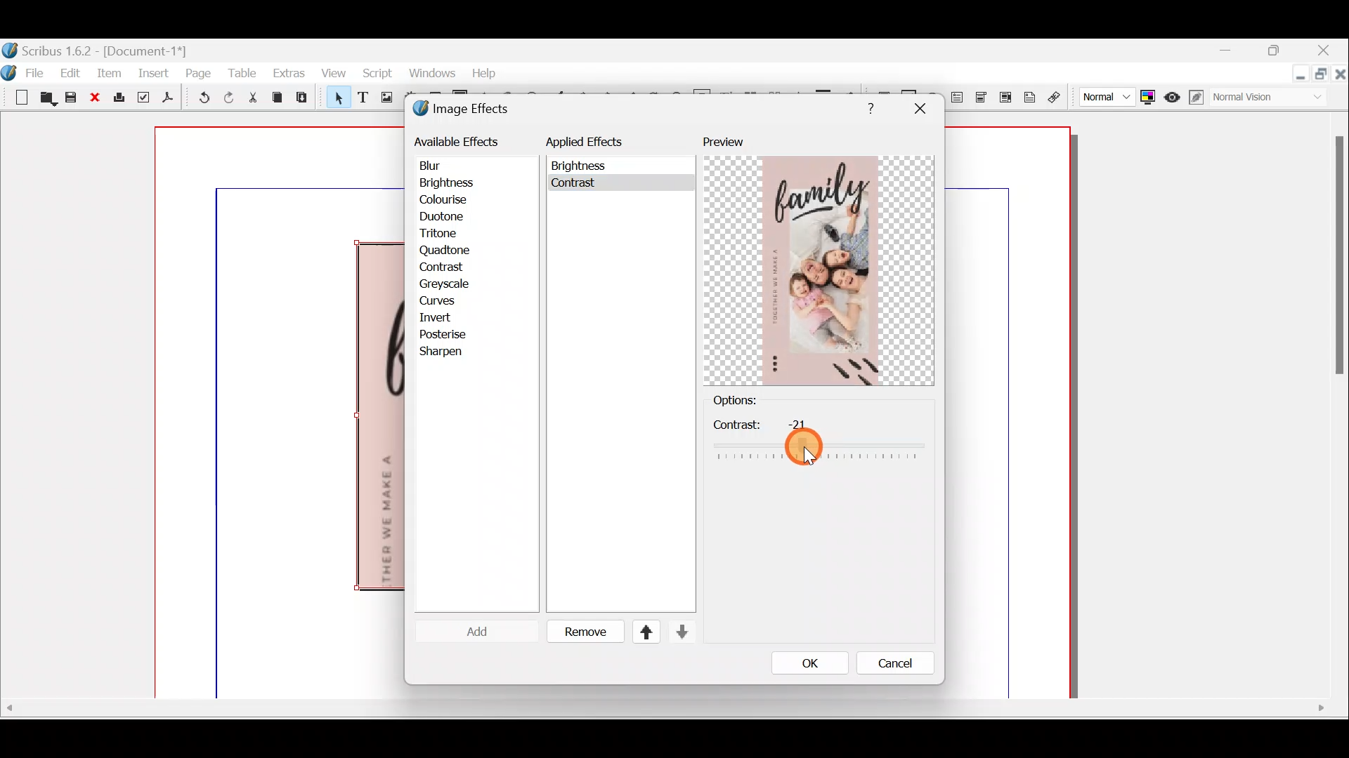 This screenshot has height=758, width=1349. What do you see at coordinates (1173, 94) in the screenshot?
I see `Preview mode` at bounding box center [1173, 94].